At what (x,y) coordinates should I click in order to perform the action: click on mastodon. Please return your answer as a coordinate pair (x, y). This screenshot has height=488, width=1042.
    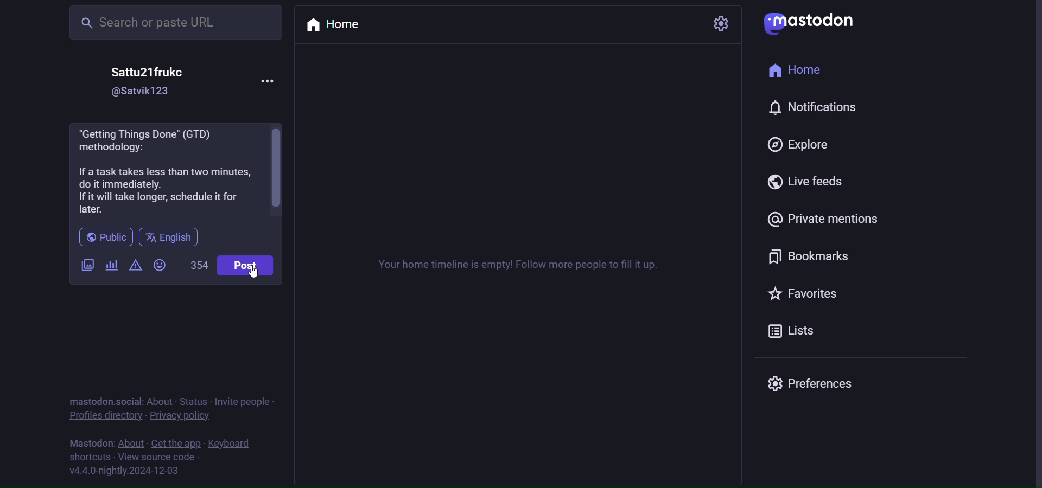
    Looking at the image, I should click on (811, 23).